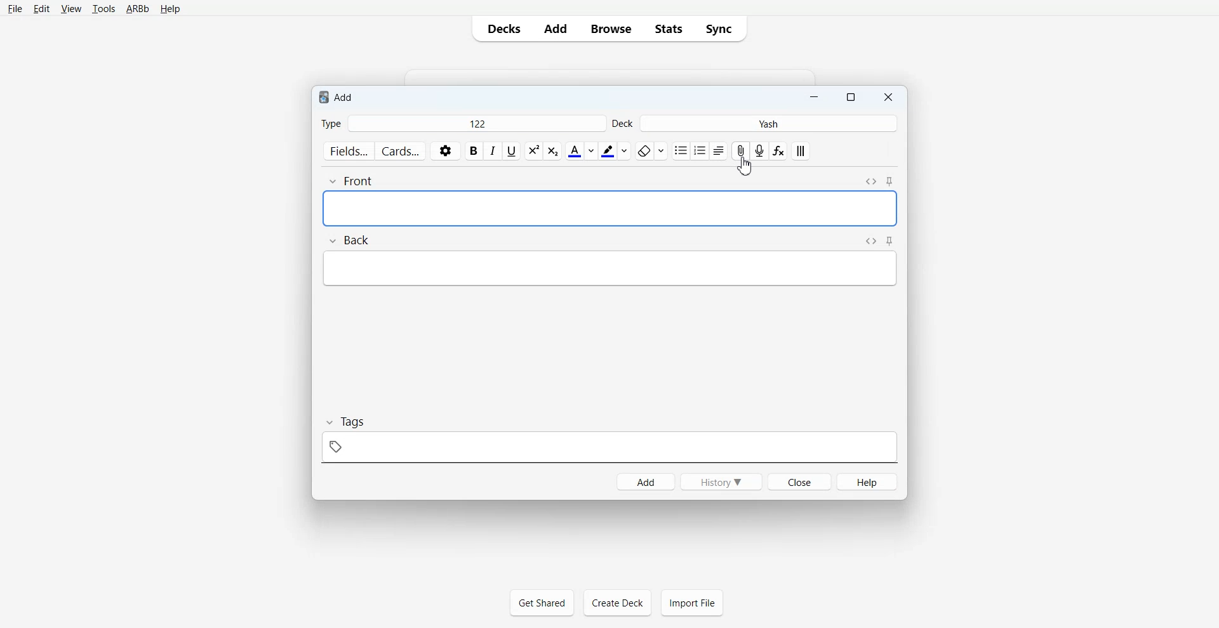 The width and height of the screenshot is (1219, 628). Describe the element at coordinates (502, 28) in the screenshot. I see `Decks` at that location.